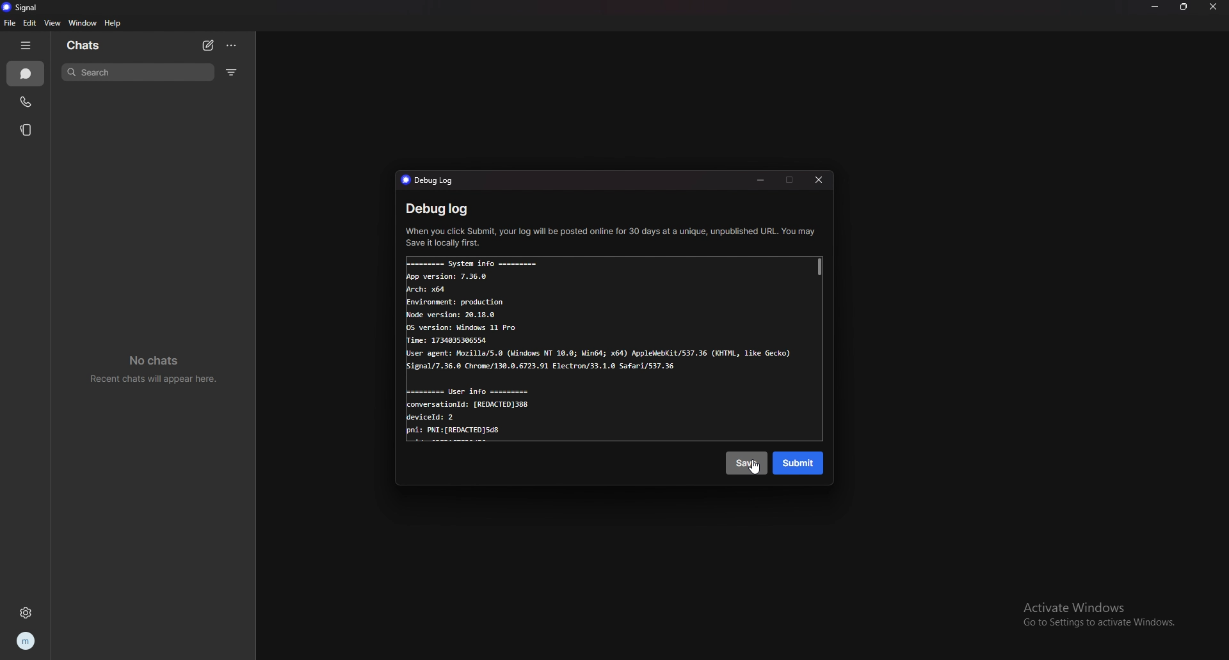 Image resolution: width=1229 pixels, height=660 pixels. I want to click on filter, so click(232, 72).